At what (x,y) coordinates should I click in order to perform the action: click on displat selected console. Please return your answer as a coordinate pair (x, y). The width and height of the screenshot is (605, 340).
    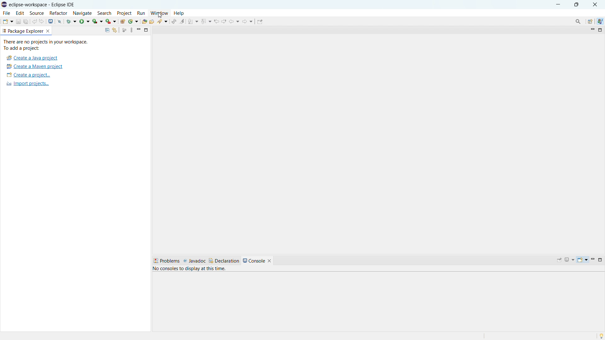
    Looking at the image, I should click on (570, 260).